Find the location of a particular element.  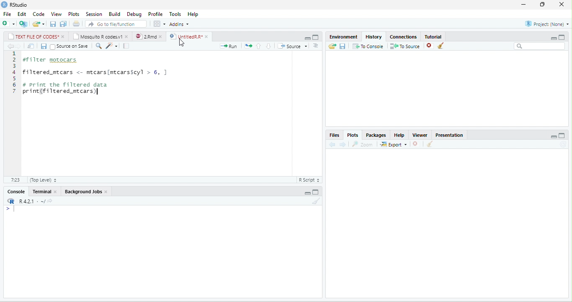

print is located at coordinates (76, 23).